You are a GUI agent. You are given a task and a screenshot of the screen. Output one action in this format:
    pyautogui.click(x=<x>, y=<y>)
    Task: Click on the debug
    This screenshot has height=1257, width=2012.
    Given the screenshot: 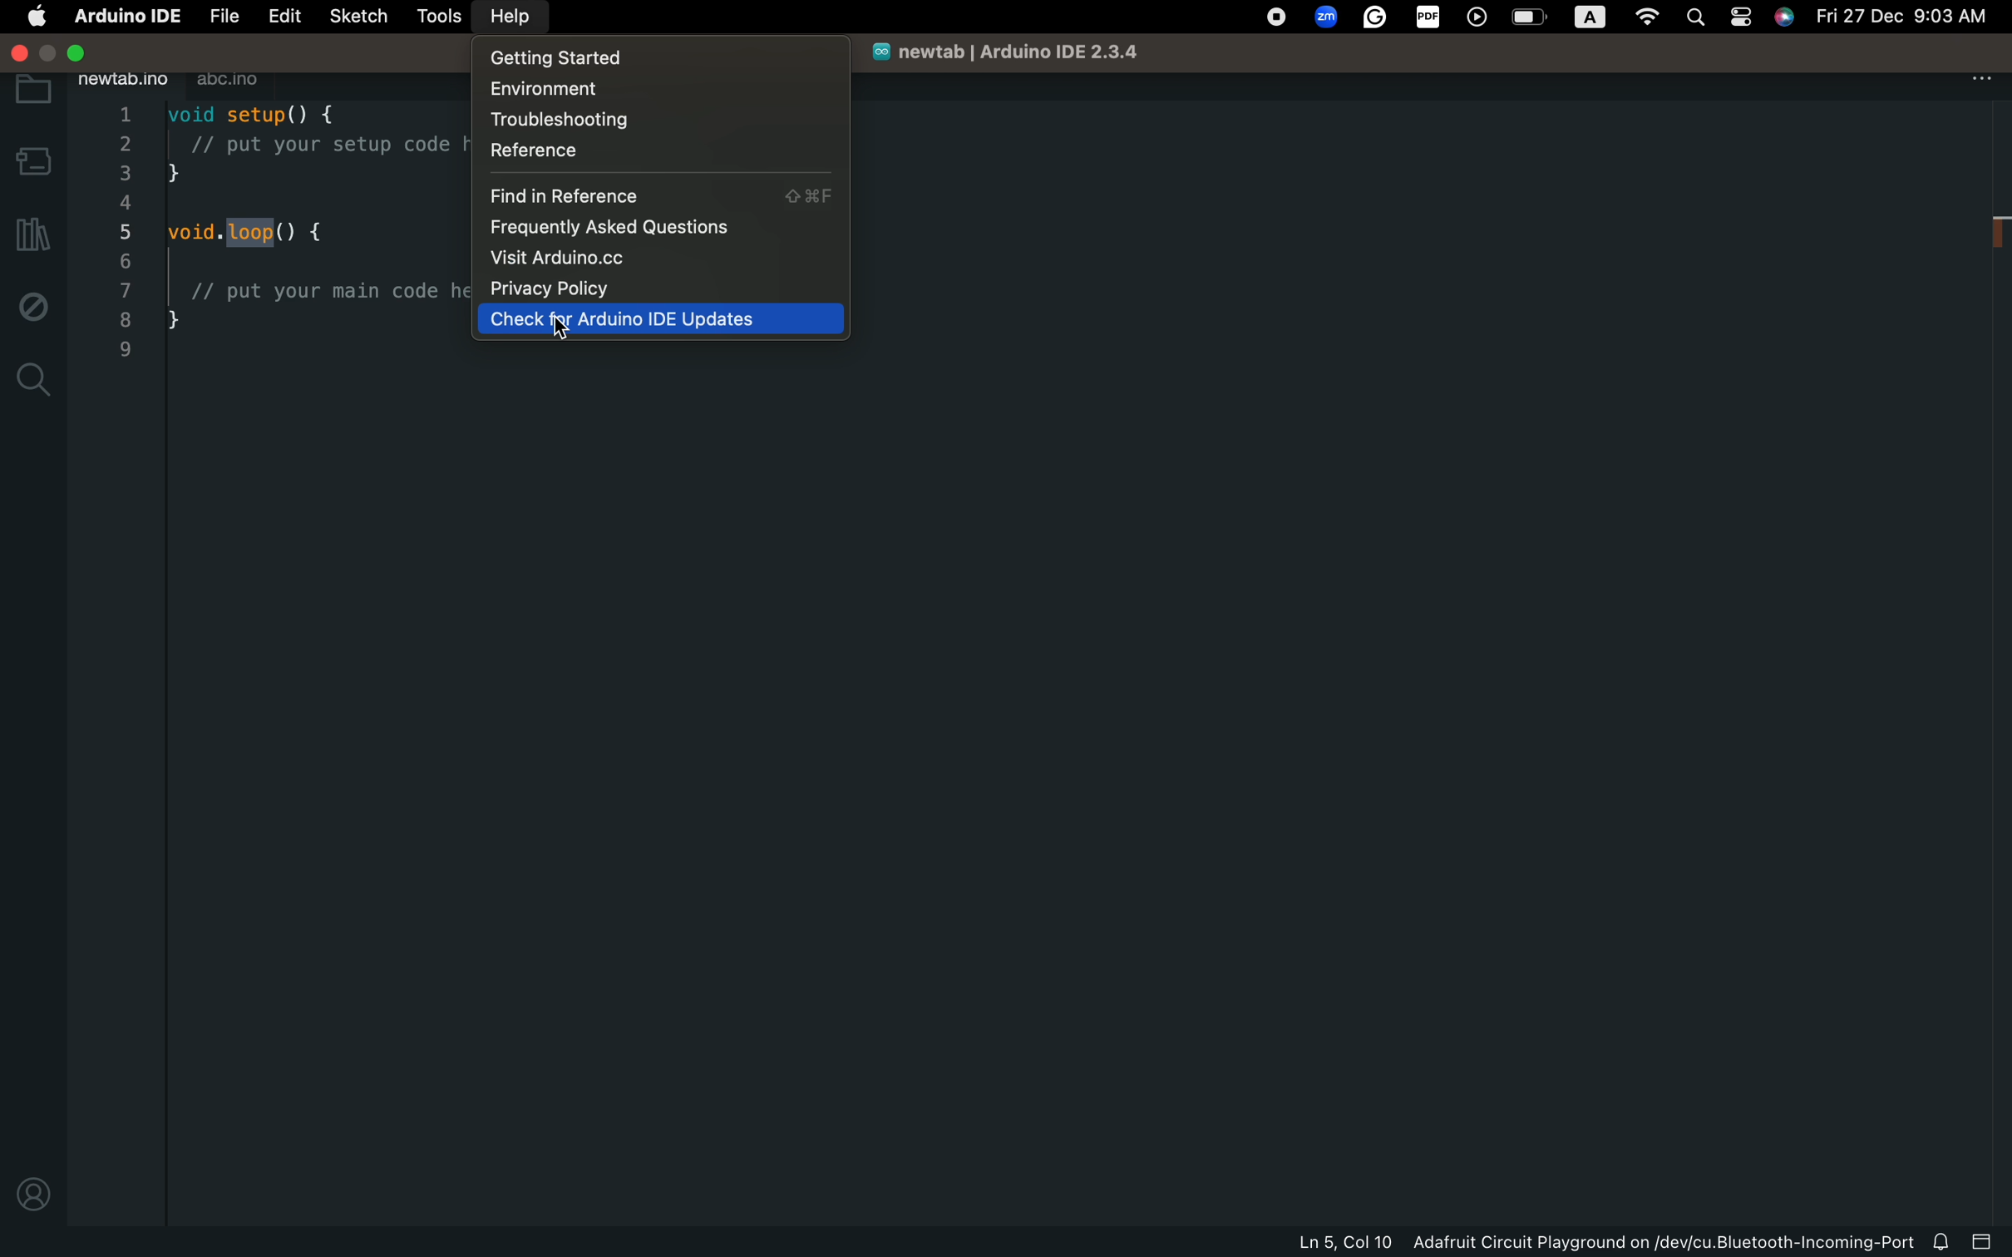 What is the action you would take?
    pyautogui.click(x=33, y=303)
    